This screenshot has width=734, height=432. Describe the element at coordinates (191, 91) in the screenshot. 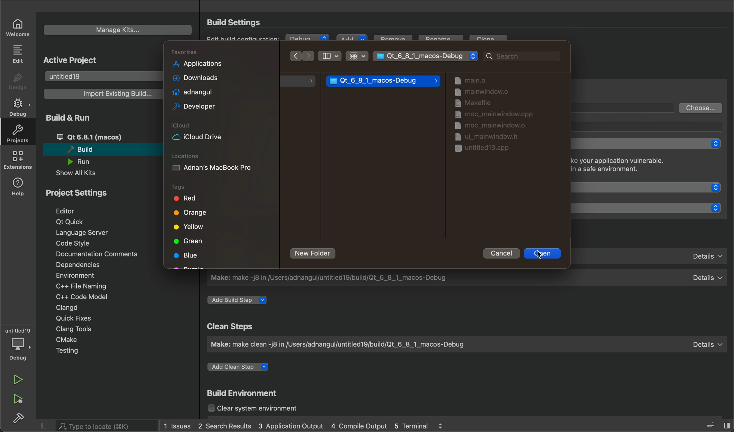

I see `adnan gul` at that location.